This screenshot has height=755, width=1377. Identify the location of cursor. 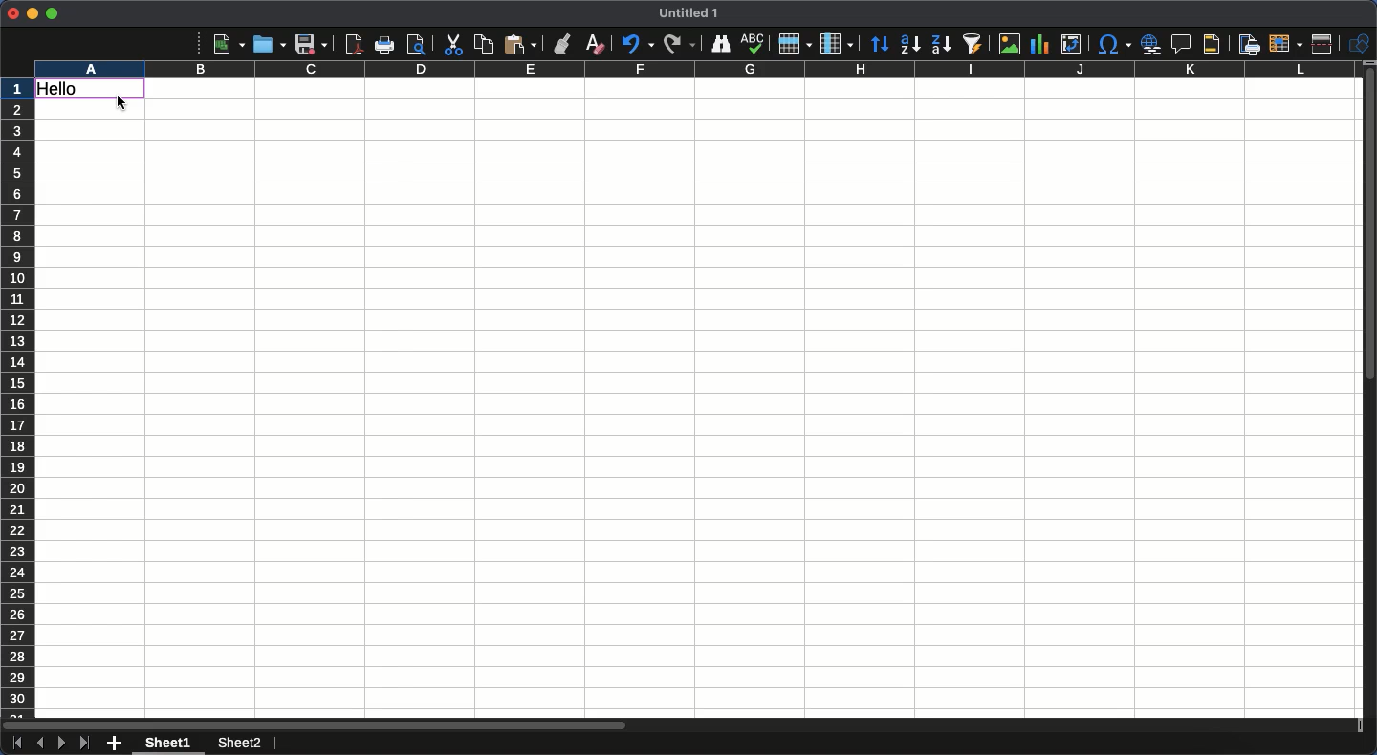
(124, 104).